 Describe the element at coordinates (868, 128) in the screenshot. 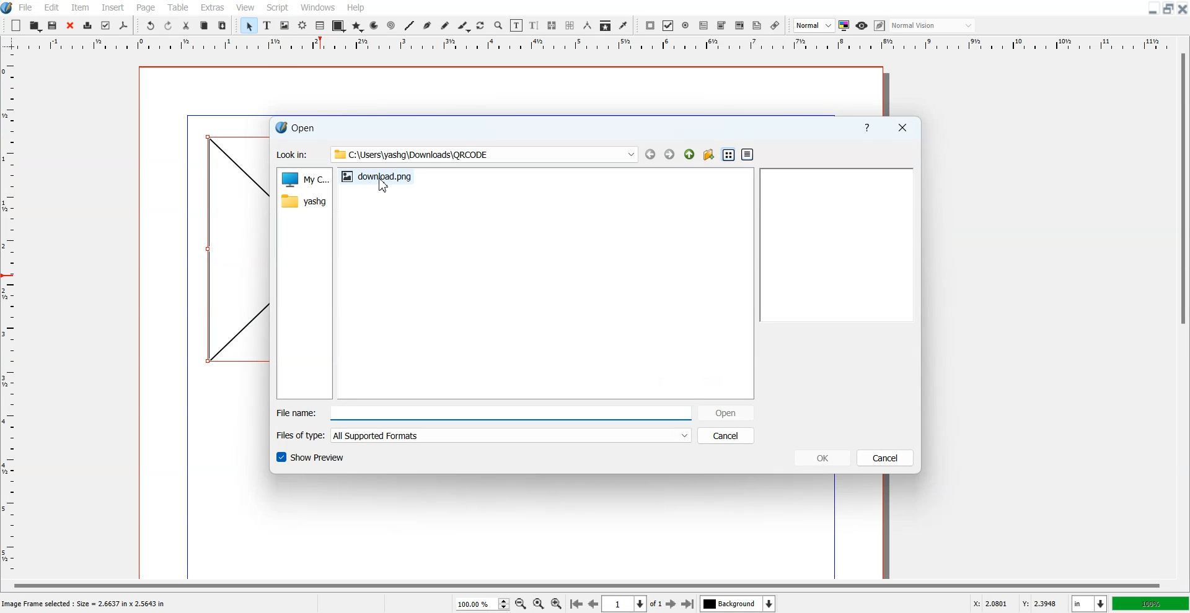

I see `Help ` at that location.